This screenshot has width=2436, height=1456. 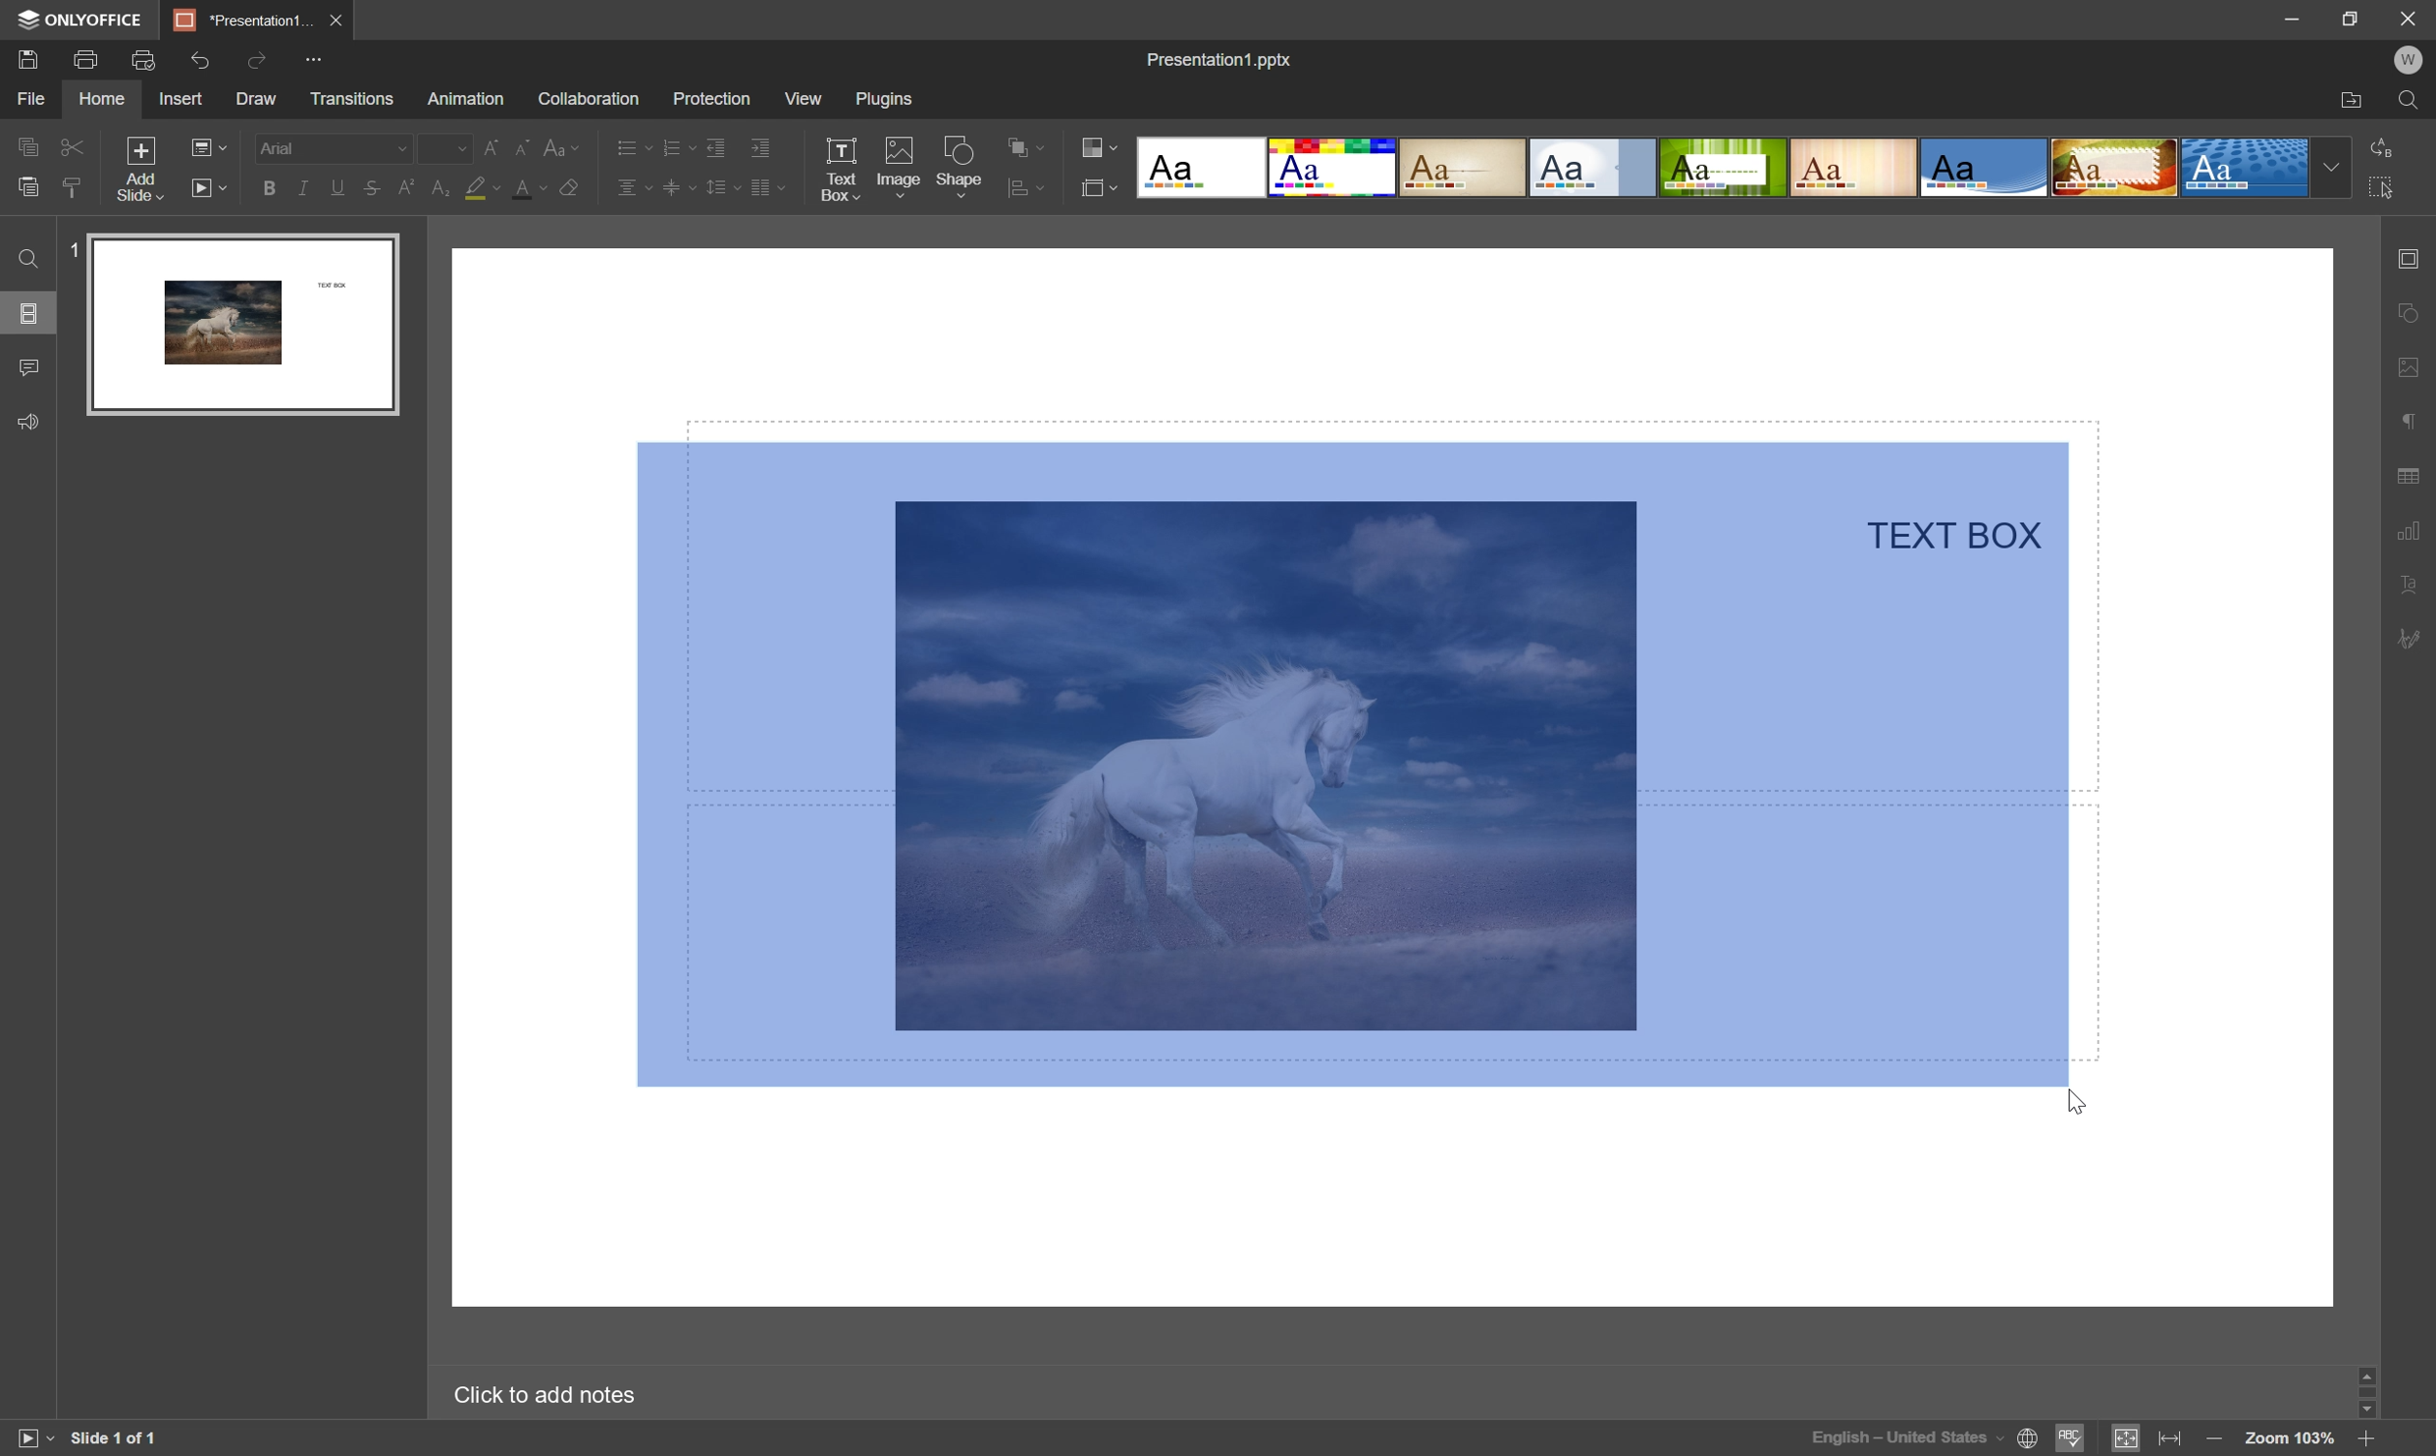 What do you see at coordinates (27, 186) in the screenshot?
I see `paste` at bounding box center [27, 186].